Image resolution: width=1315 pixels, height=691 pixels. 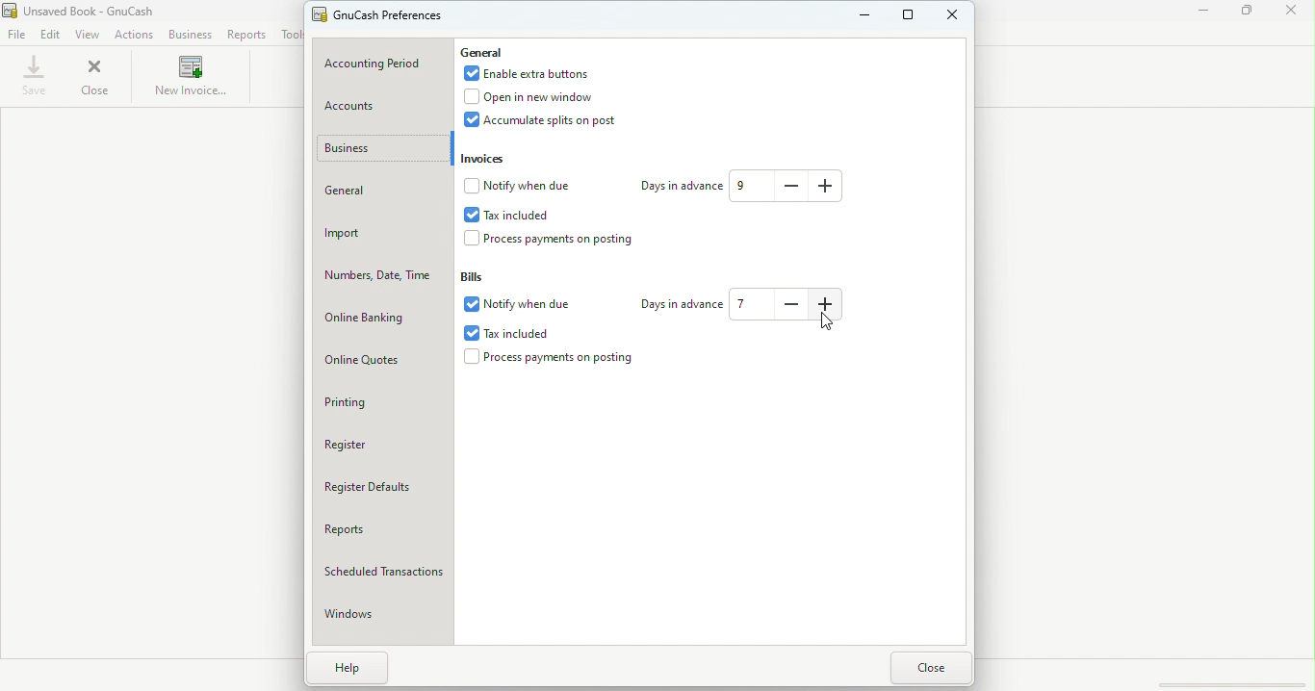 I want to click on File name, so click(x=101, y=11).